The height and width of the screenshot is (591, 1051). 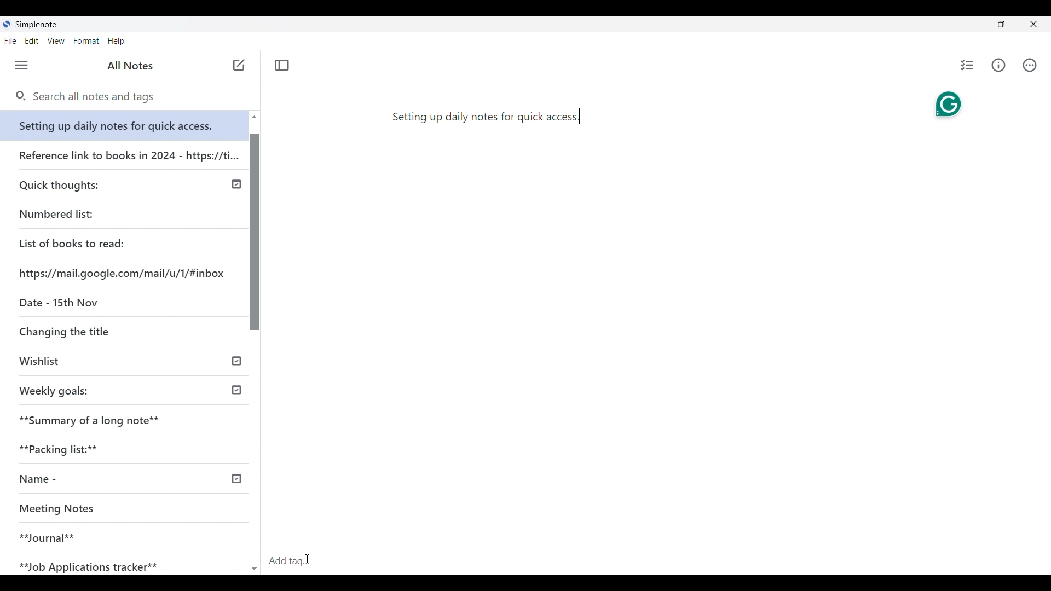 What do you see at coordinates (485, 115) in the screenshot?
I see `setting up daily notes for quick access` at bounding box center [485, 115].